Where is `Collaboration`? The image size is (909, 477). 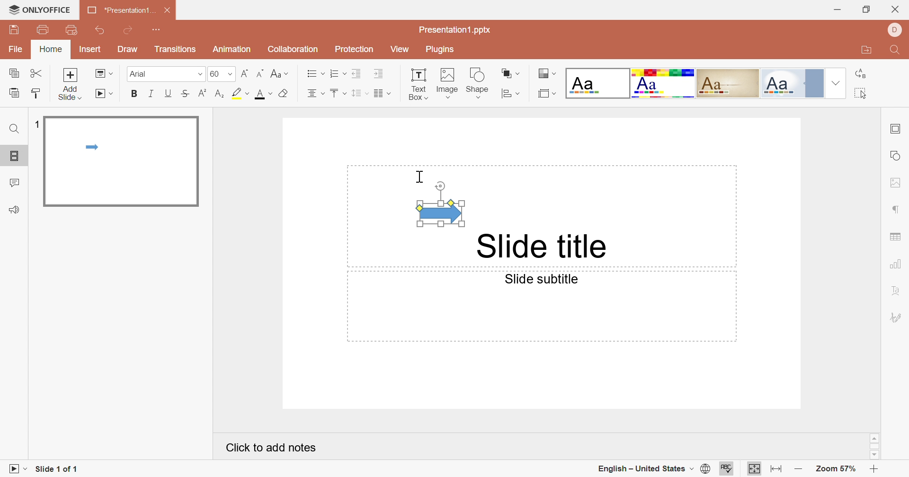 Collaboration is located at coordinates (290, 49).